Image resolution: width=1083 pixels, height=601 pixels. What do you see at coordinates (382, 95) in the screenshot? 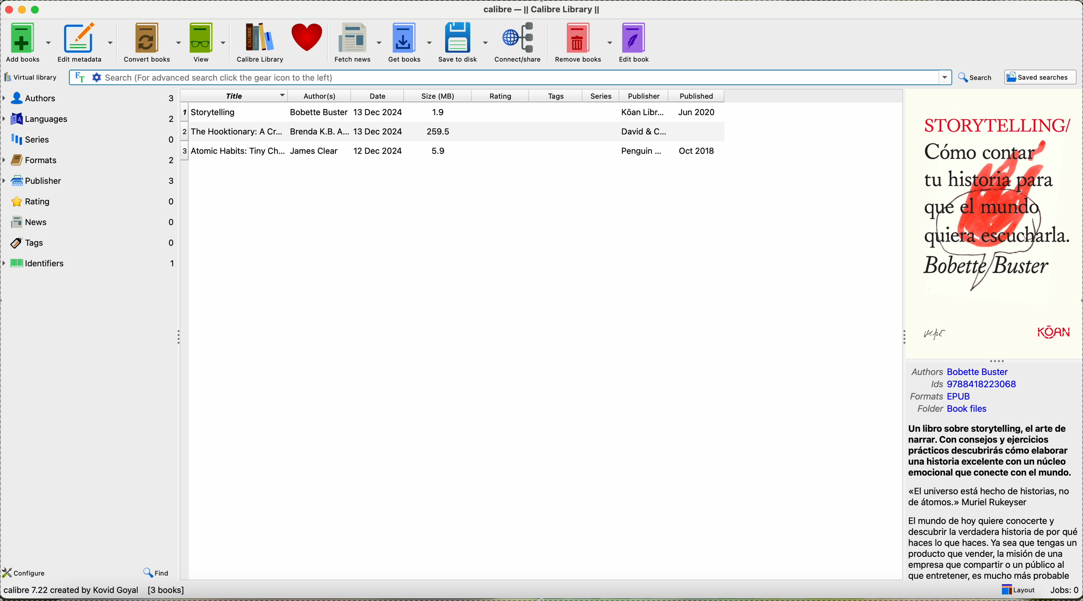
I see `date` at bounding box center [382, 95].